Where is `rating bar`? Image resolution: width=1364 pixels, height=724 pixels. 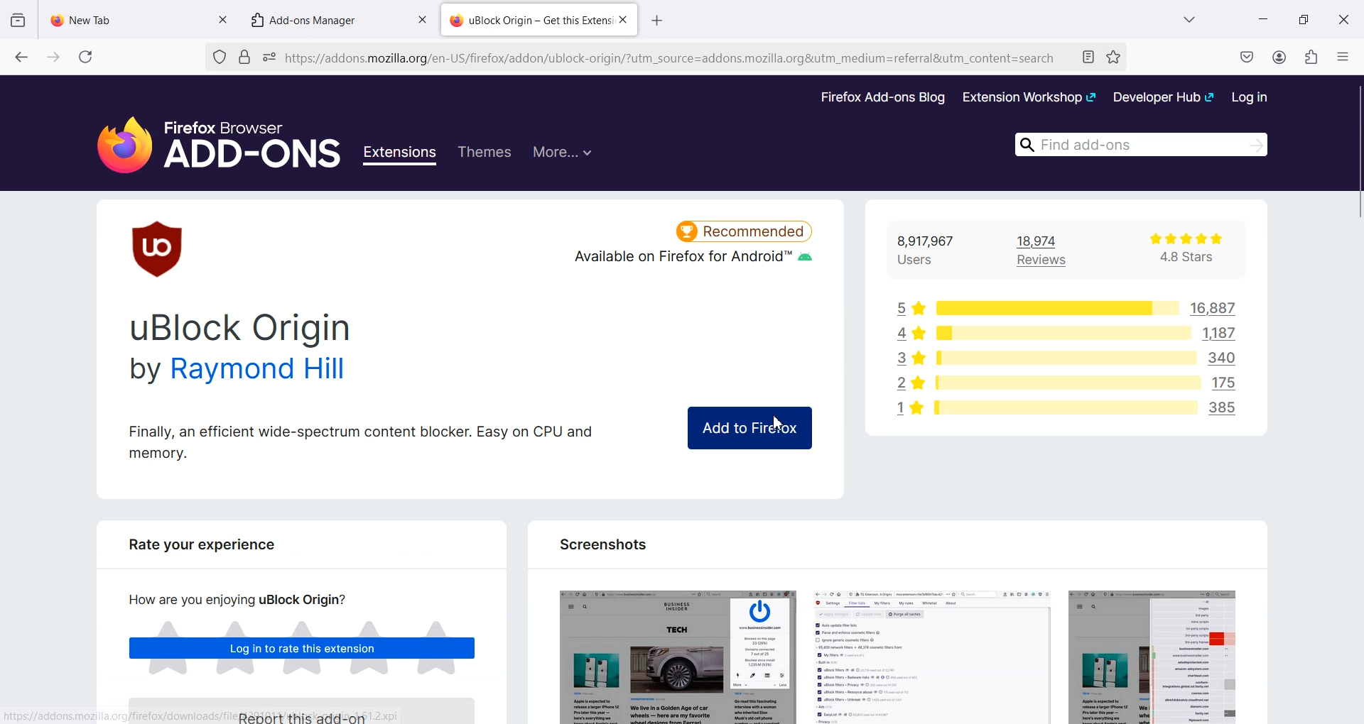
rating bar is located at coordinates (1053, 307).